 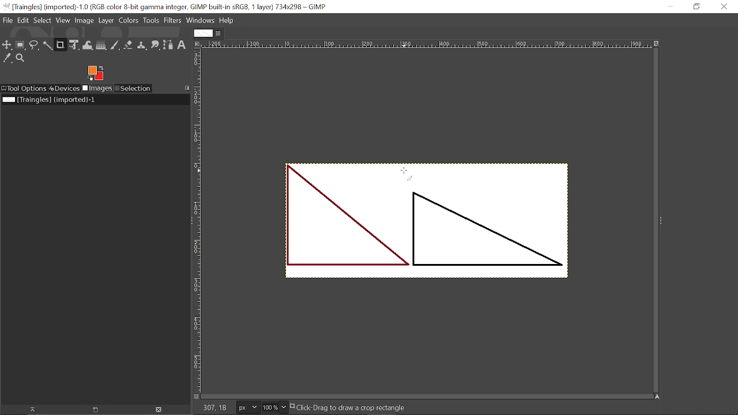 What do you see at coordinates (246, 407) in the screenshot?
I see `Current image format` at bounding box center [246, 407].